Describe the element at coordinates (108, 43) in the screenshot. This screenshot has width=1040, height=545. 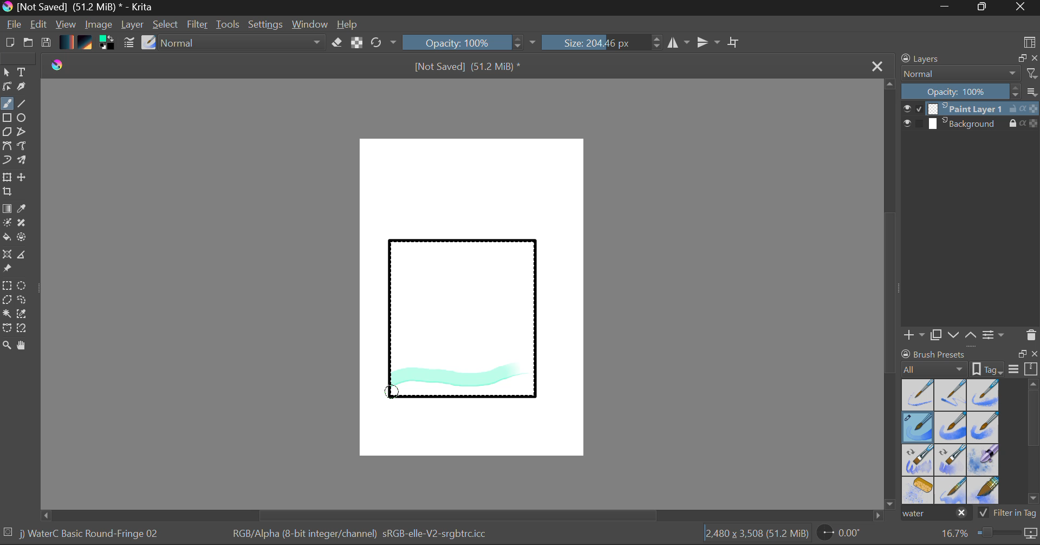
I see `Colors in use` at that location.